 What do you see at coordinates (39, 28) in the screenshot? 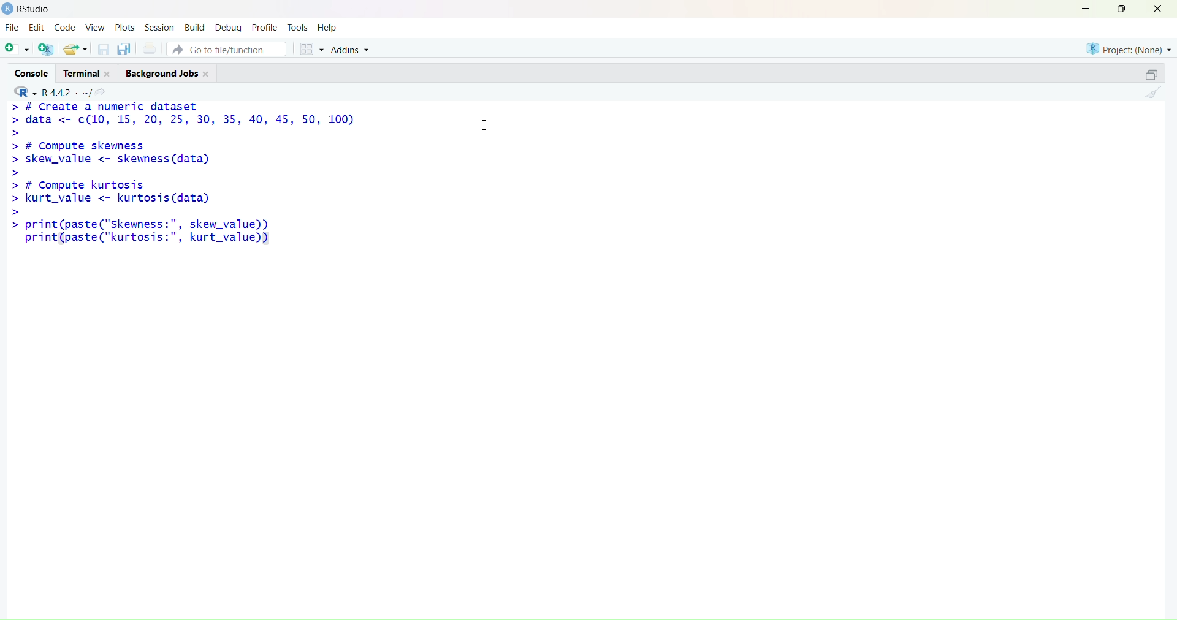
I see `Edit` at bounding box center [39, 28].